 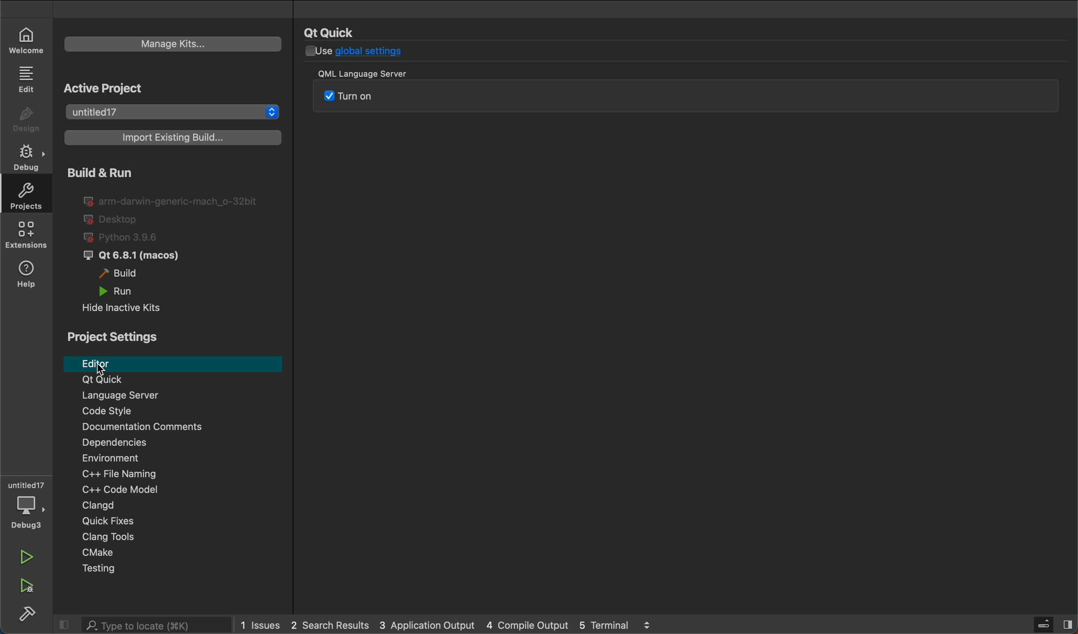 What do you see at coordinates (1044, 624) in the screenshot?
I see `Server` at bounding box center [1044, 624].